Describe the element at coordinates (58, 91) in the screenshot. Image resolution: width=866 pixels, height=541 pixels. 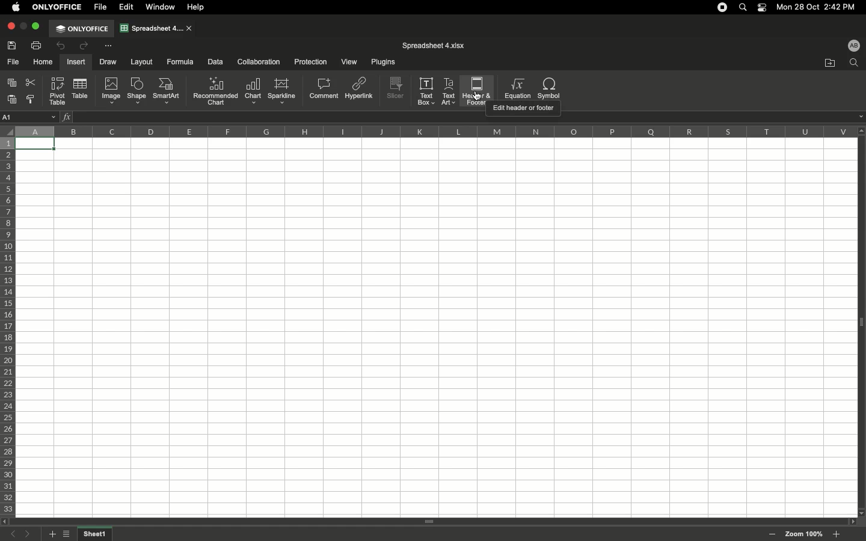
I see `Pivot table` at that location.